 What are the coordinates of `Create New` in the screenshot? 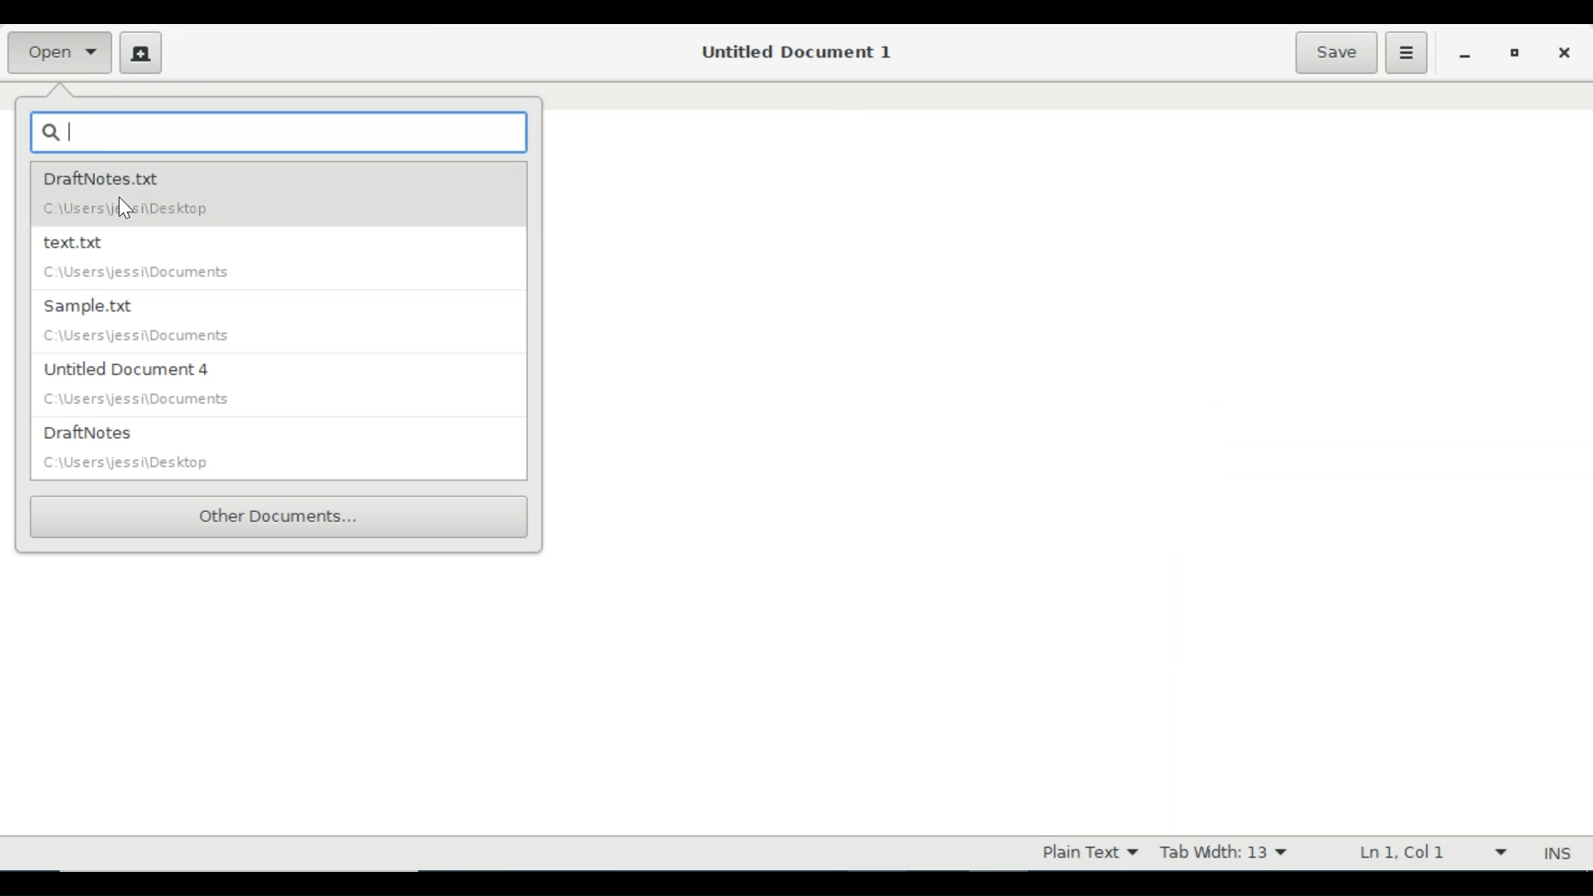 It's located at (141, 52).